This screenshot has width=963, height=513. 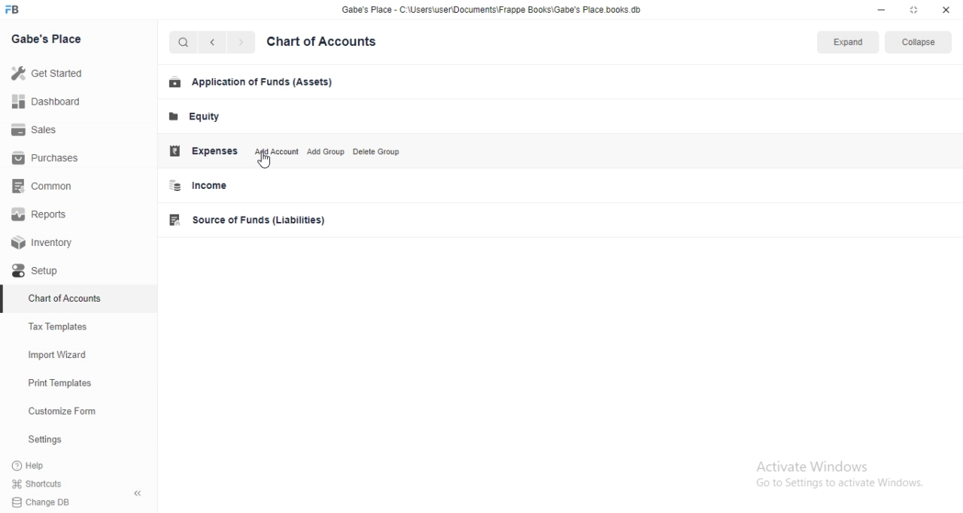 I want to click on Expenses, so click(x=205, y=150).